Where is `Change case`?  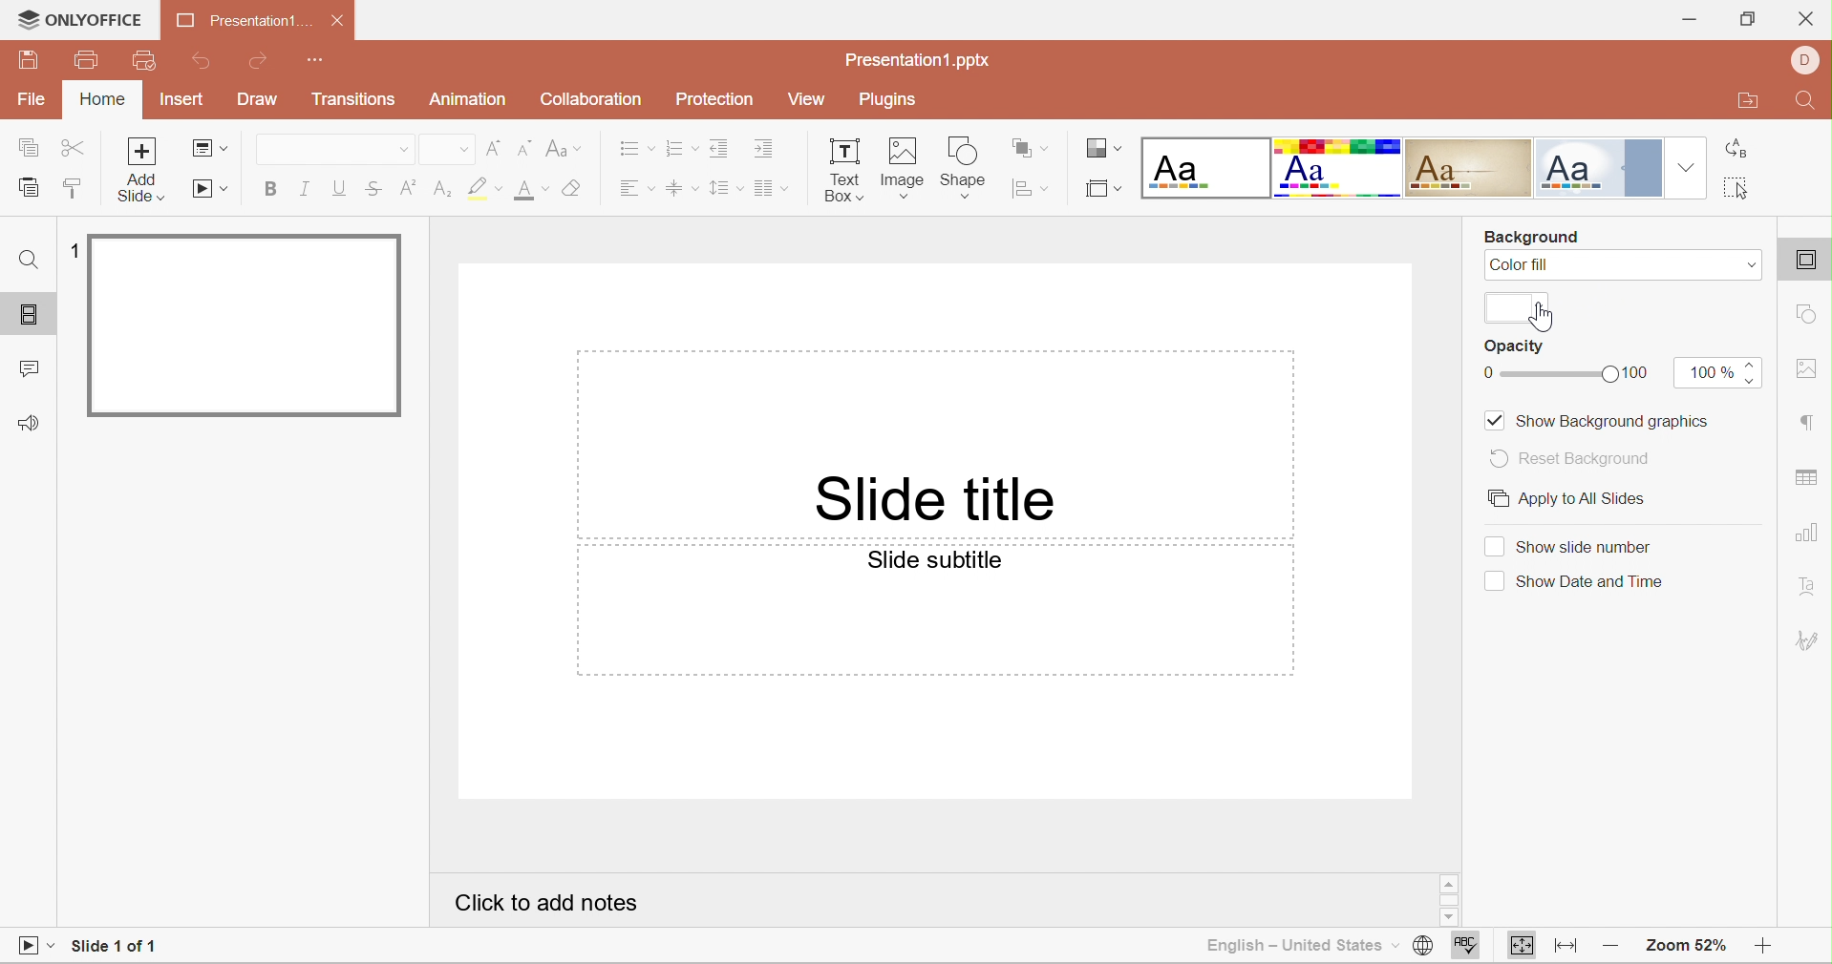 Change case is located at coordinates (560, 147).